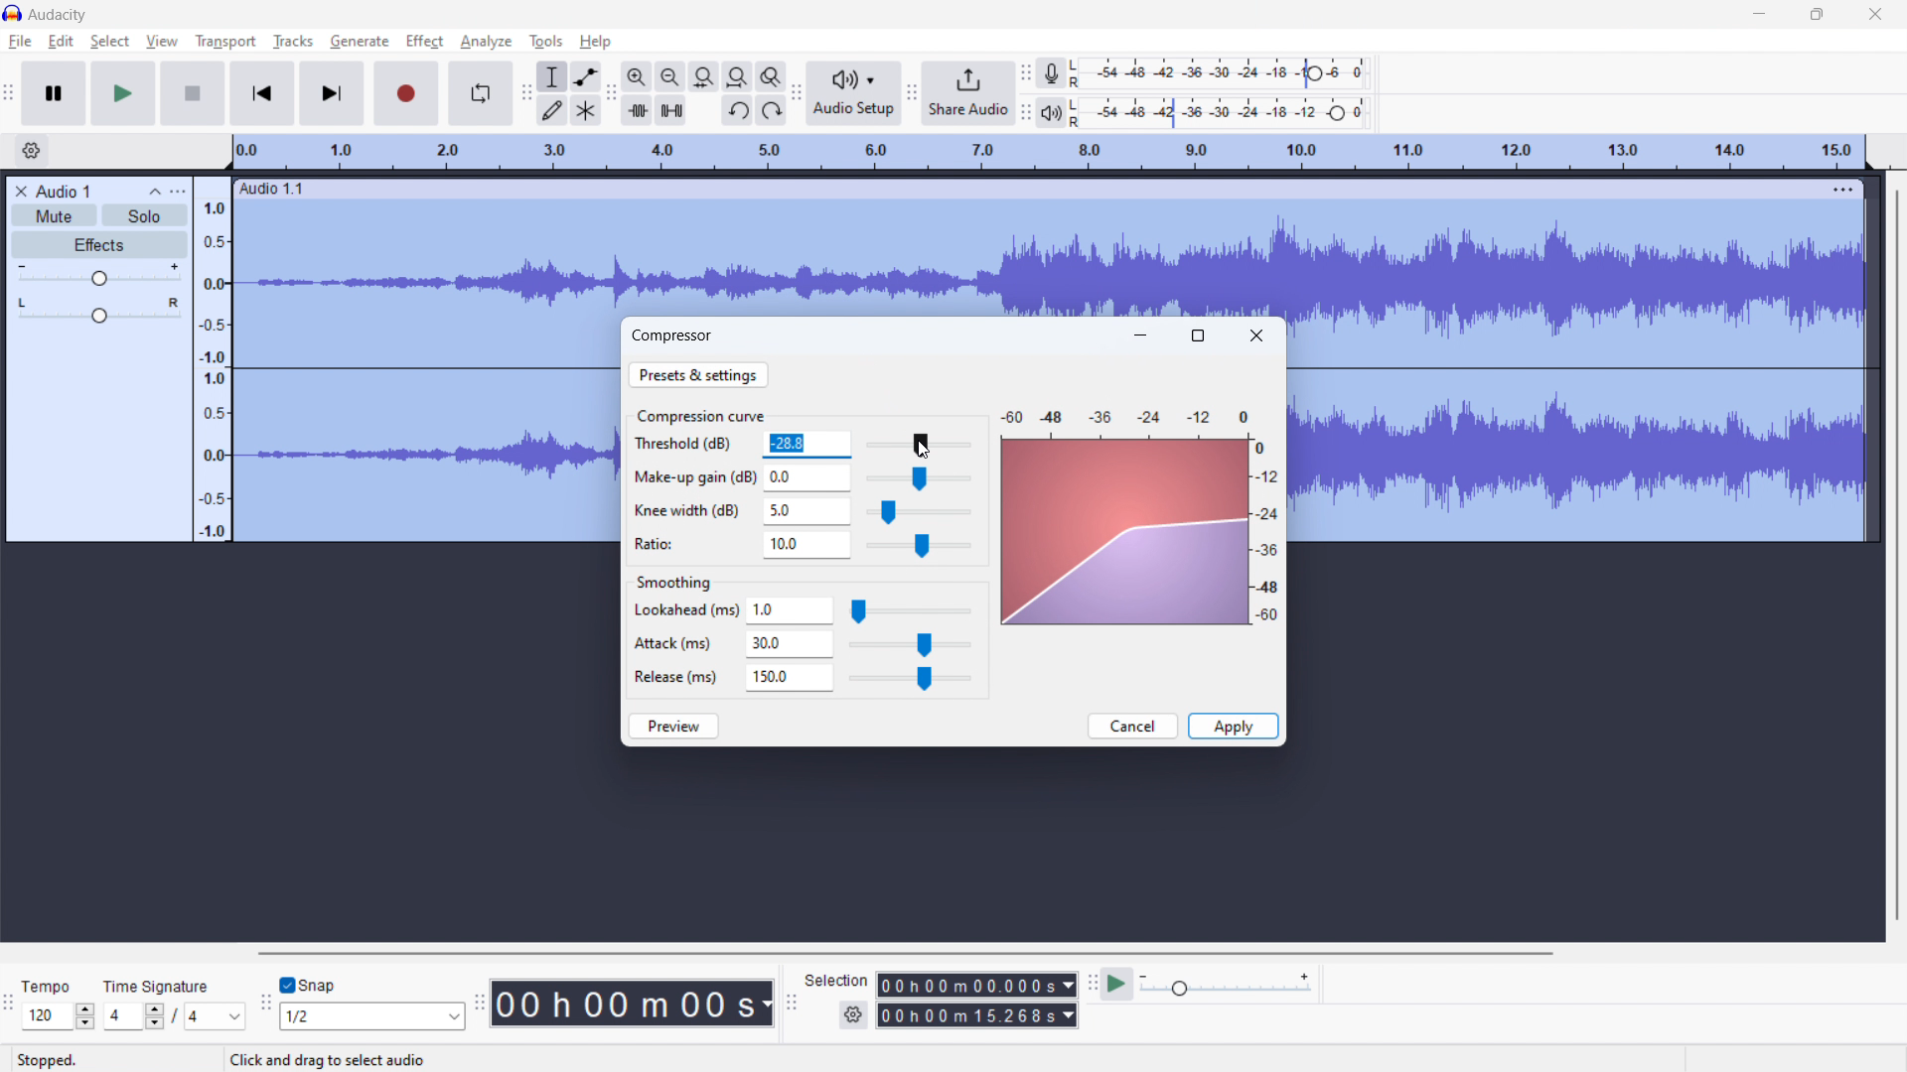 The width and height of the screenshot is (1907, 1072). I want to click on Audacity logo, so click(13, 13).